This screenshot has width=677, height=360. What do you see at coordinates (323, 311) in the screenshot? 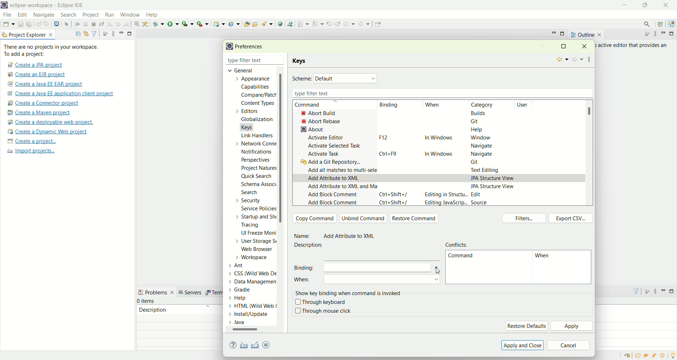
I see `through mouse click` at bounding box center [323, 311].